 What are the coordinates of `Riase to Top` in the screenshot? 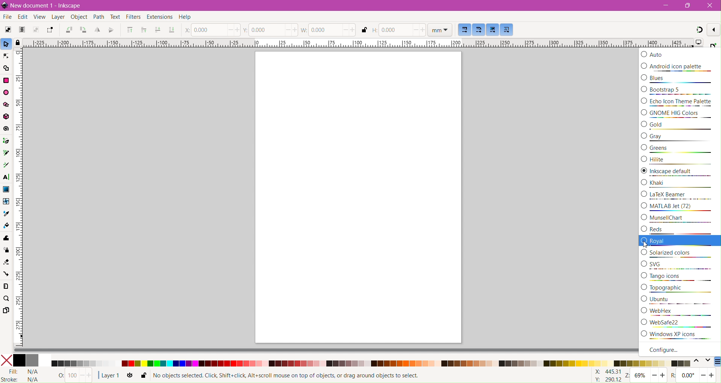 It's located at (129, 31).